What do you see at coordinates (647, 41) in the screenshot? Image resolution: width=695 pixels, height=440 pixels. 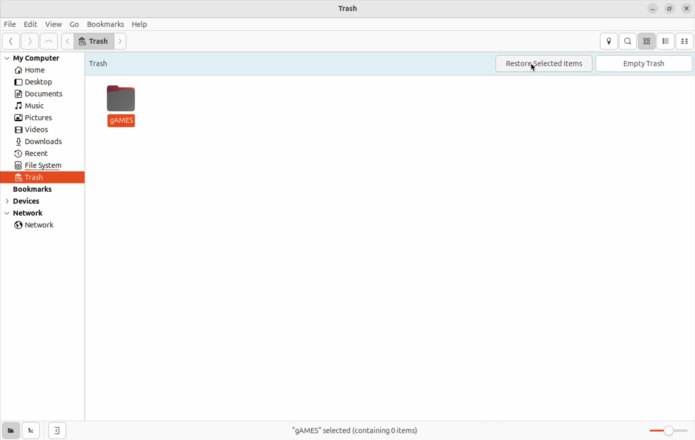 I see `icon view` at bounding box center [647, 41].